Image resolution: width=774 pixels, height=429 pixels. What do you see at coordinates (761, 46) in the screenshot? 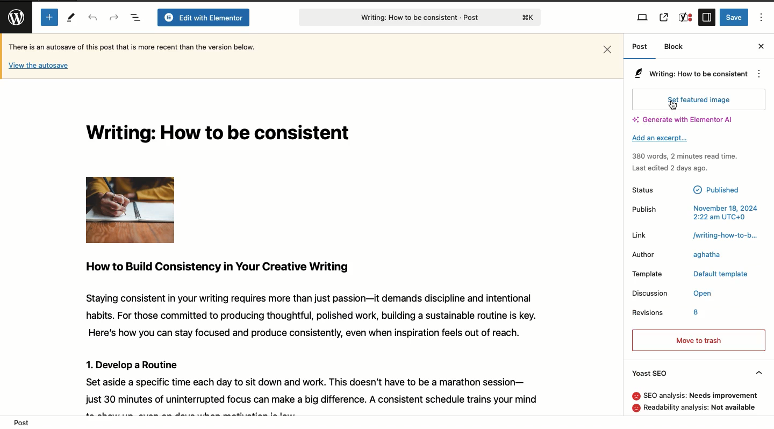
I see `Close` at bounding box center [761, 46].